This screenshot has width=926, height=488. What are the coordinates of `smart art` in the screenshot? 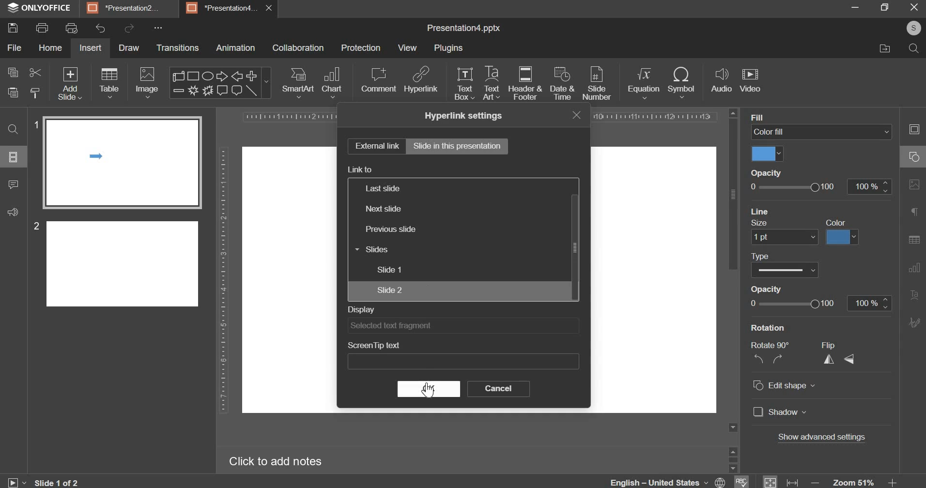 It's located at (299, 83).